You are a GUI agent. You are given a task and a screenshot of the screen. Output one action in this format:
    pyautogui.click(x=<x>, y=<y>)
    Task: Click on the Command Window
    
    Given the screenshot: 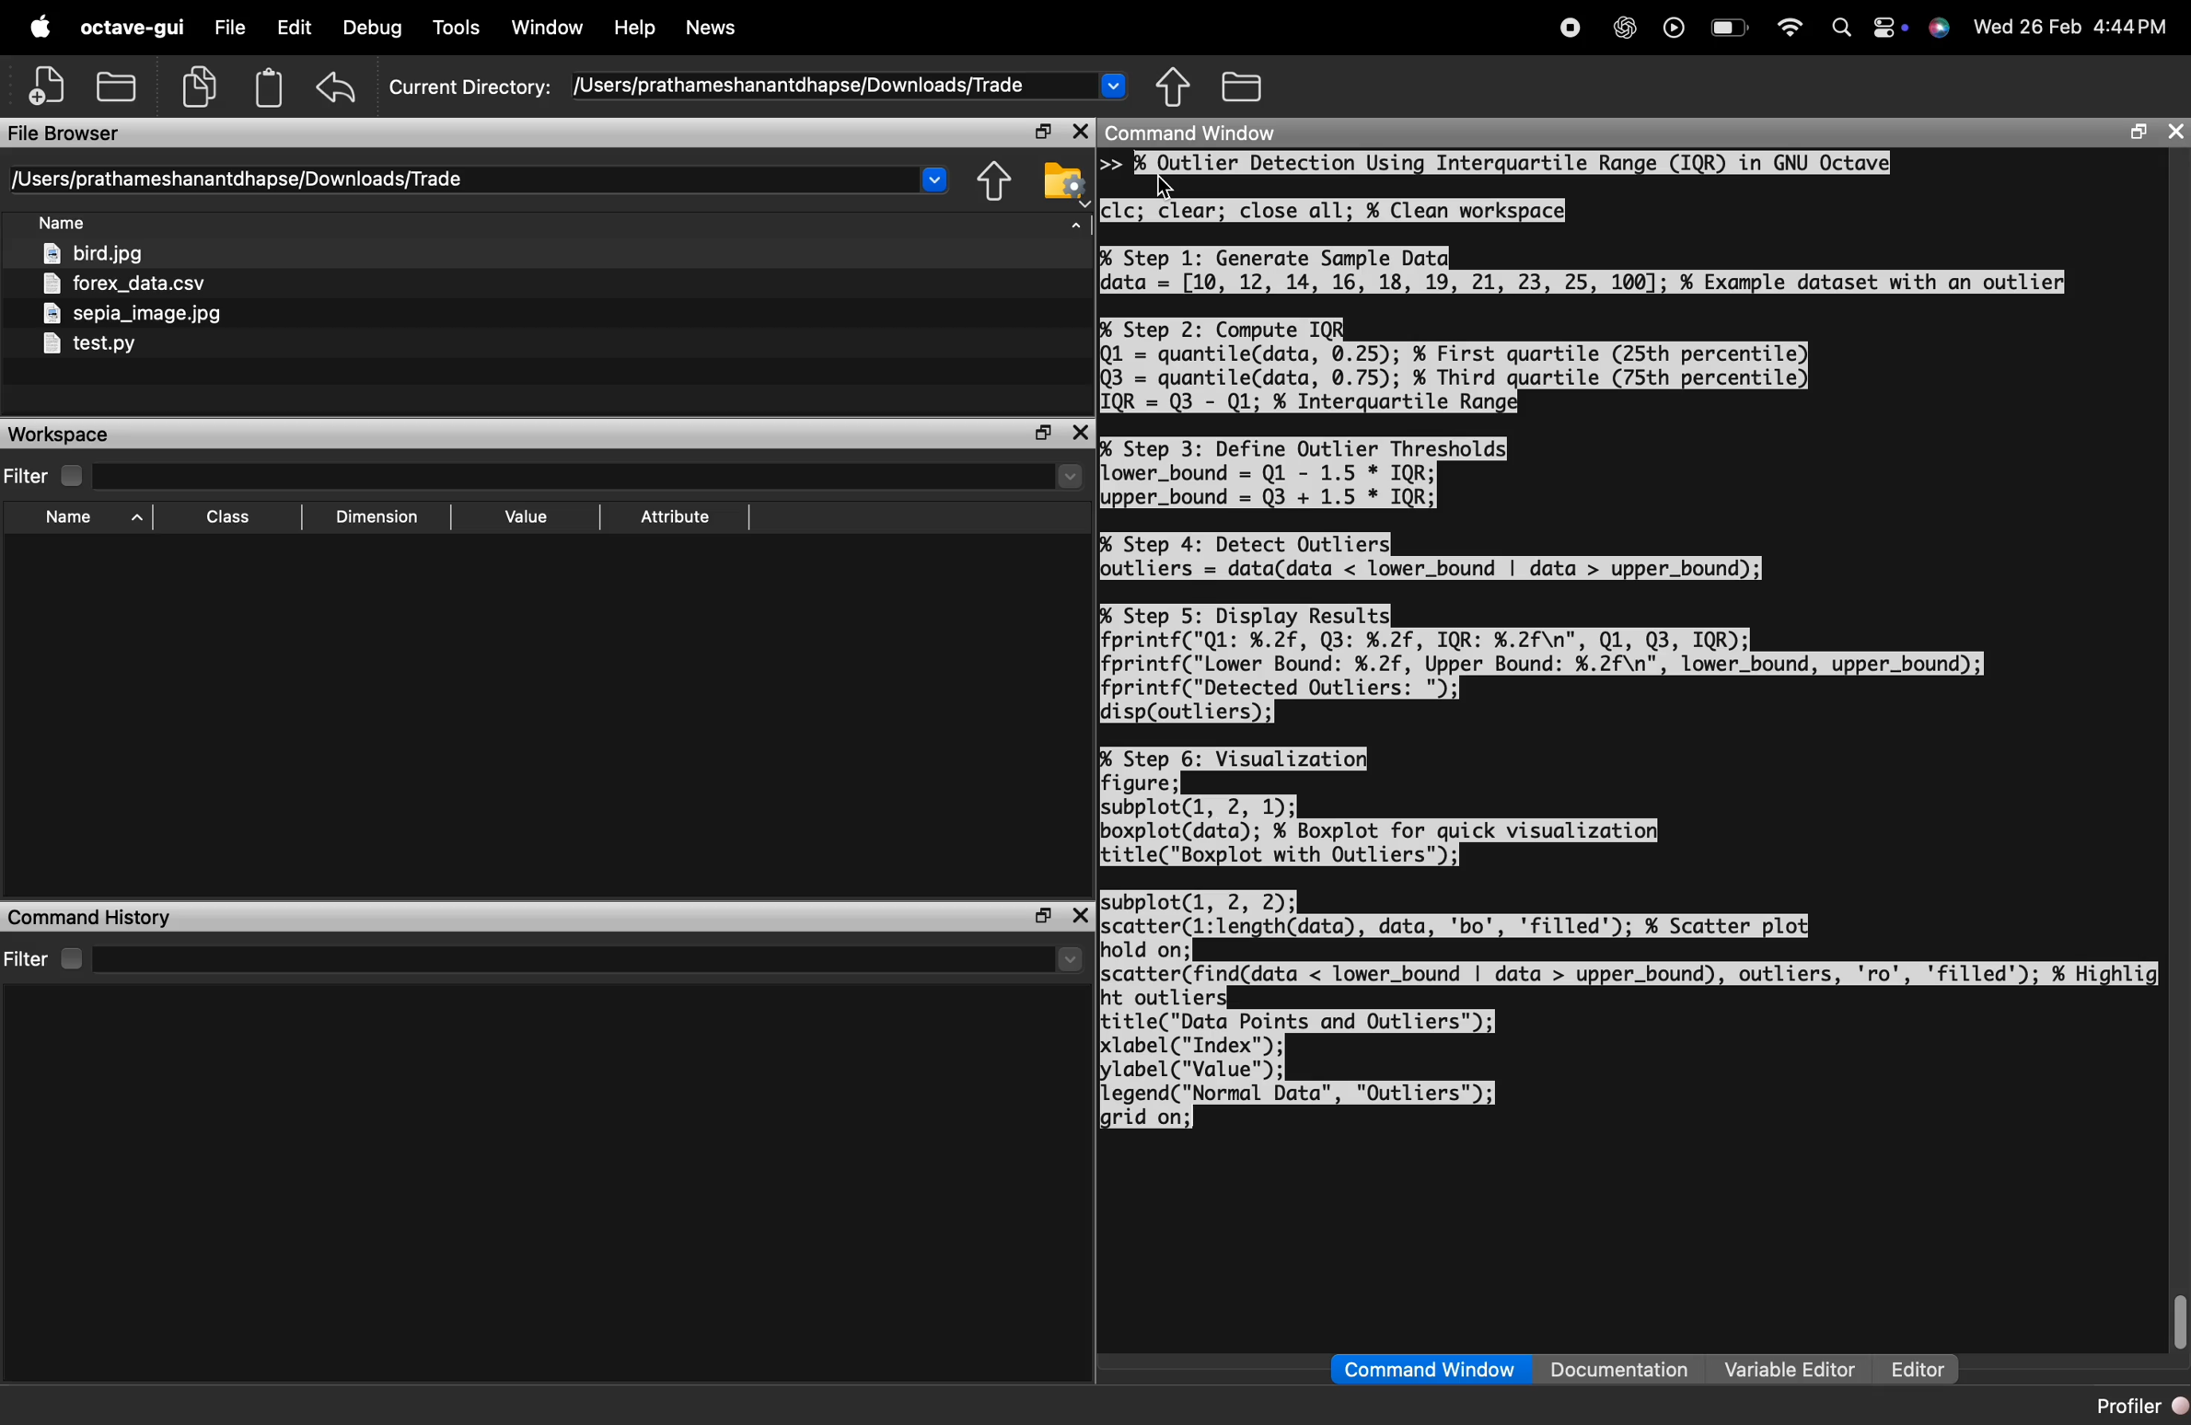 What is the action you would take?
    pyautogui.click(x=1193, y=133)
    